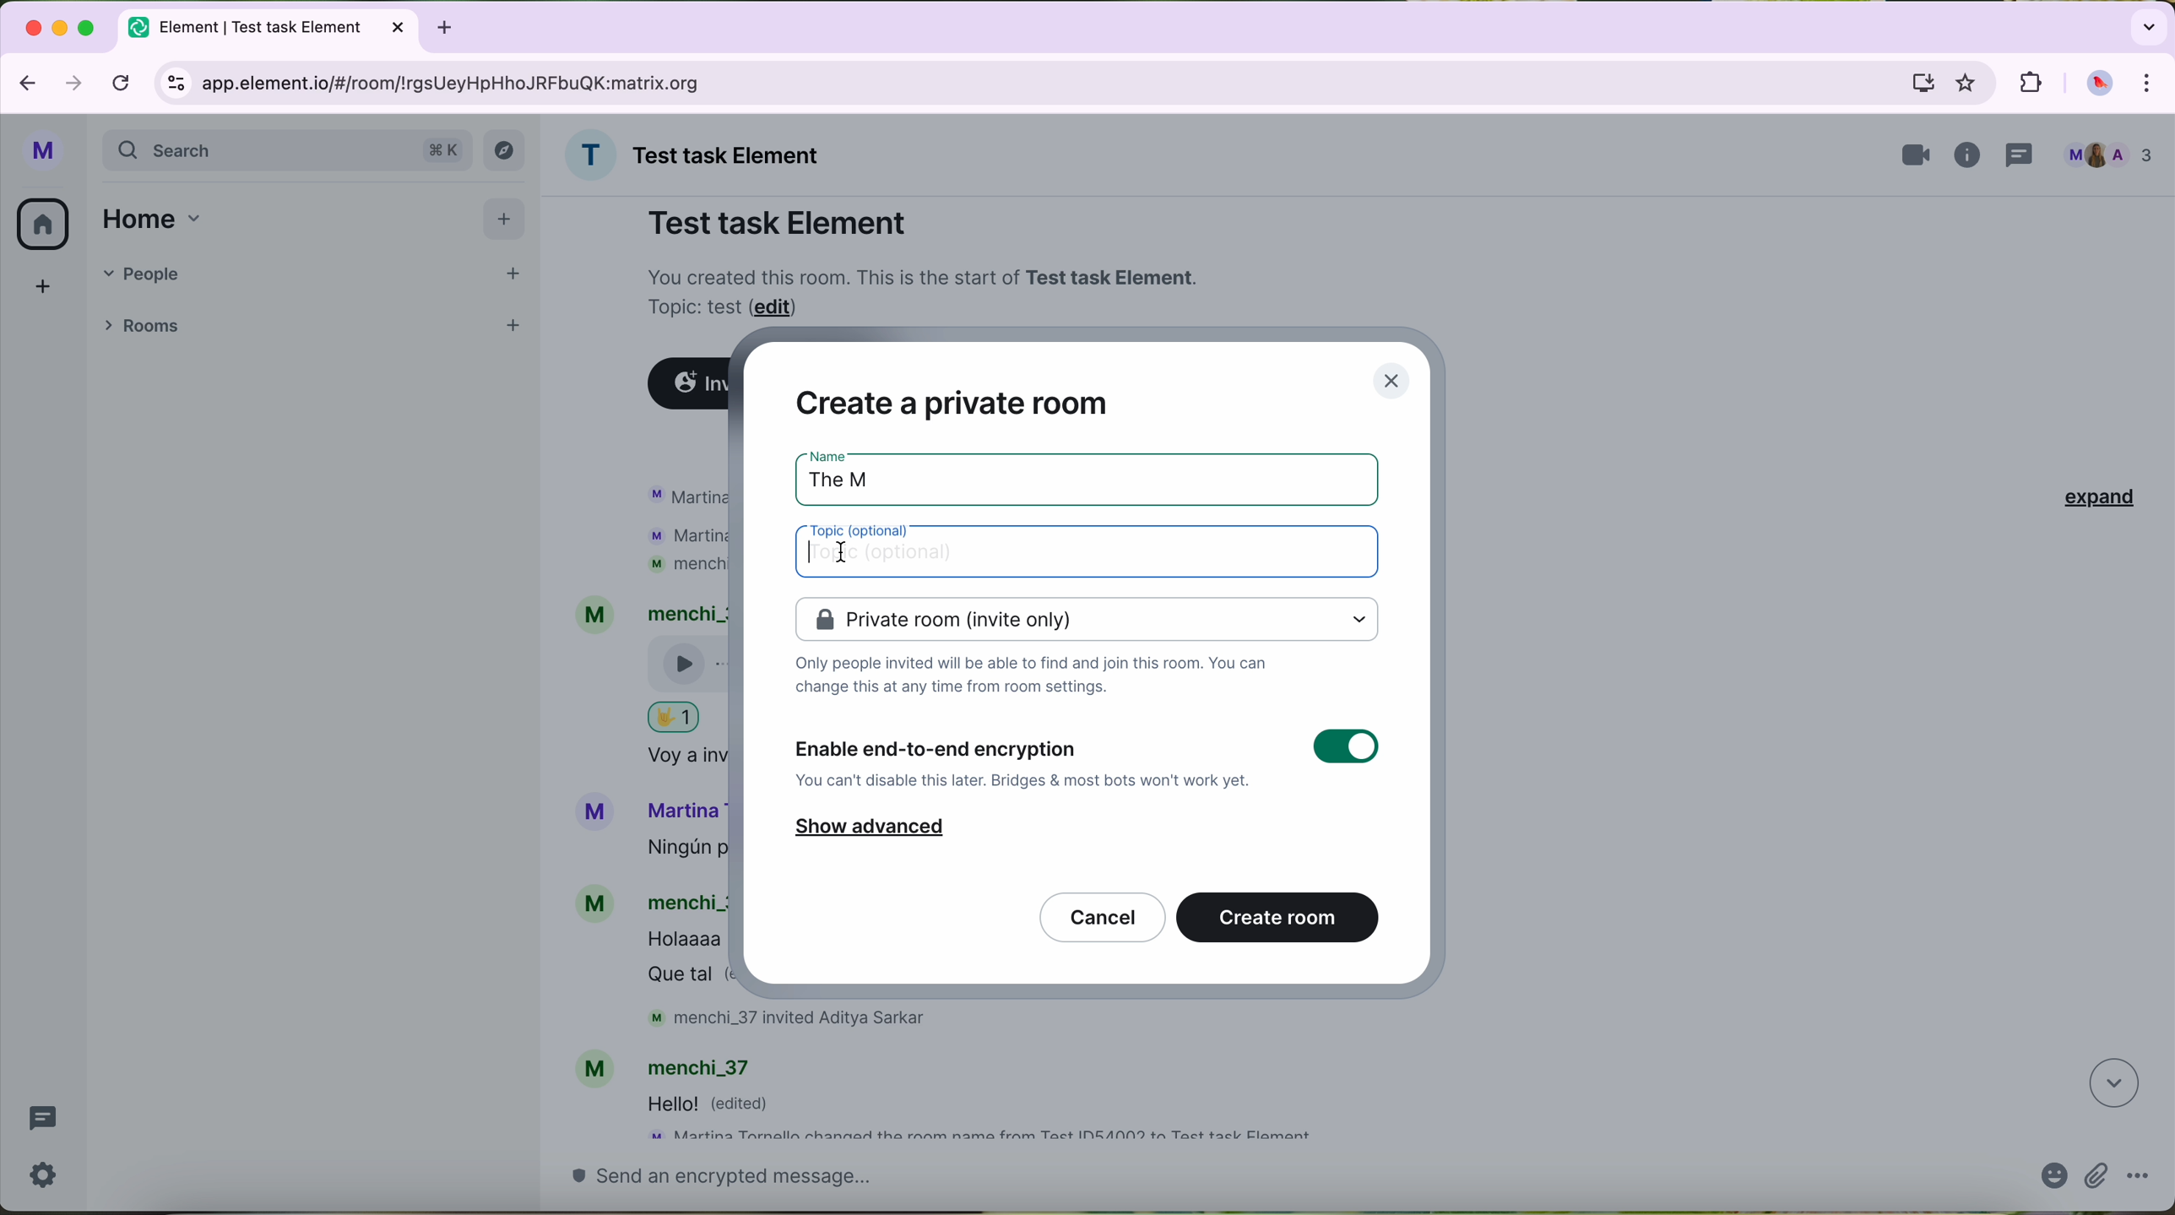 This screenshot has width=2175, height=1215. What do you see at coordinates (468, 82) in the screenshot?
I see `URL` at bounding box center [468, 82].